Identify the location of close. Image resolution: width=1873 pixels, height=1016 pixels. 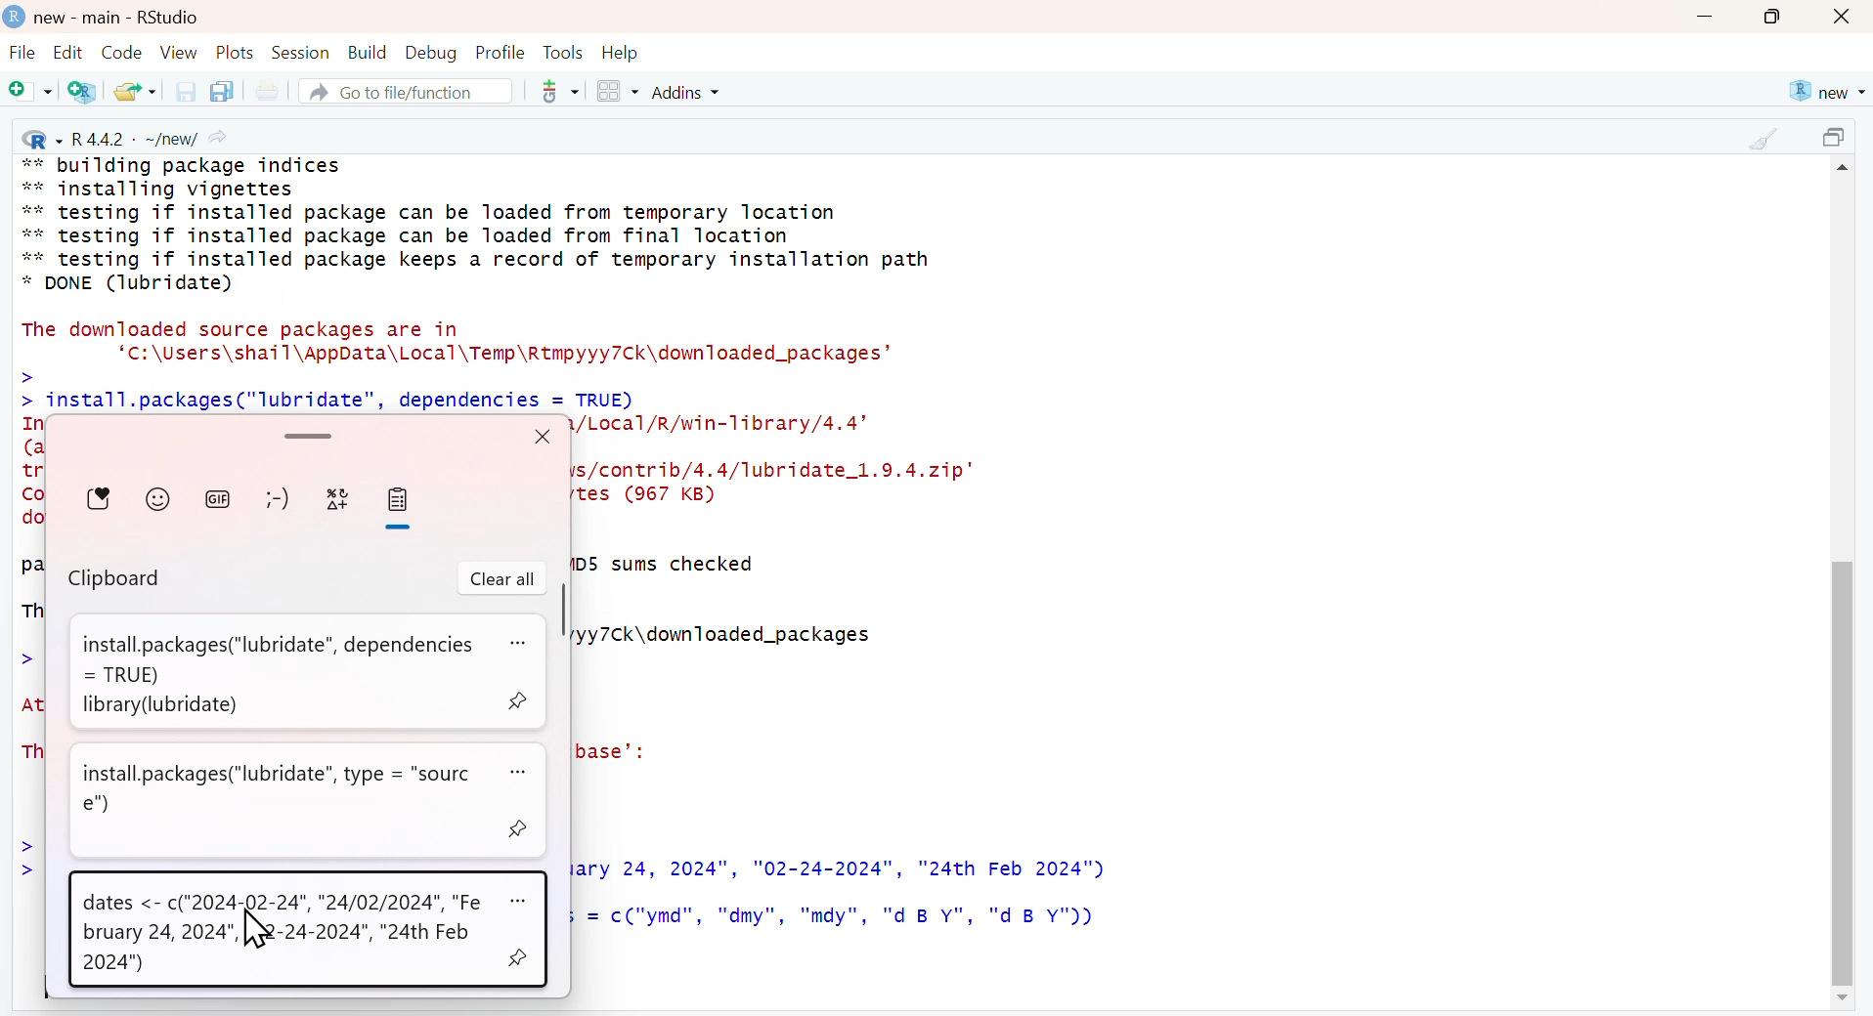
(542, 436).